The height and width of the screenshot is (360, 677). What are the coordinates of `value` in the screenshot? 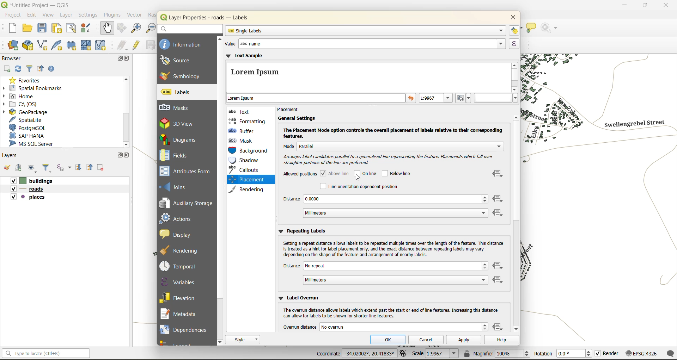 It's located at (364, 44).